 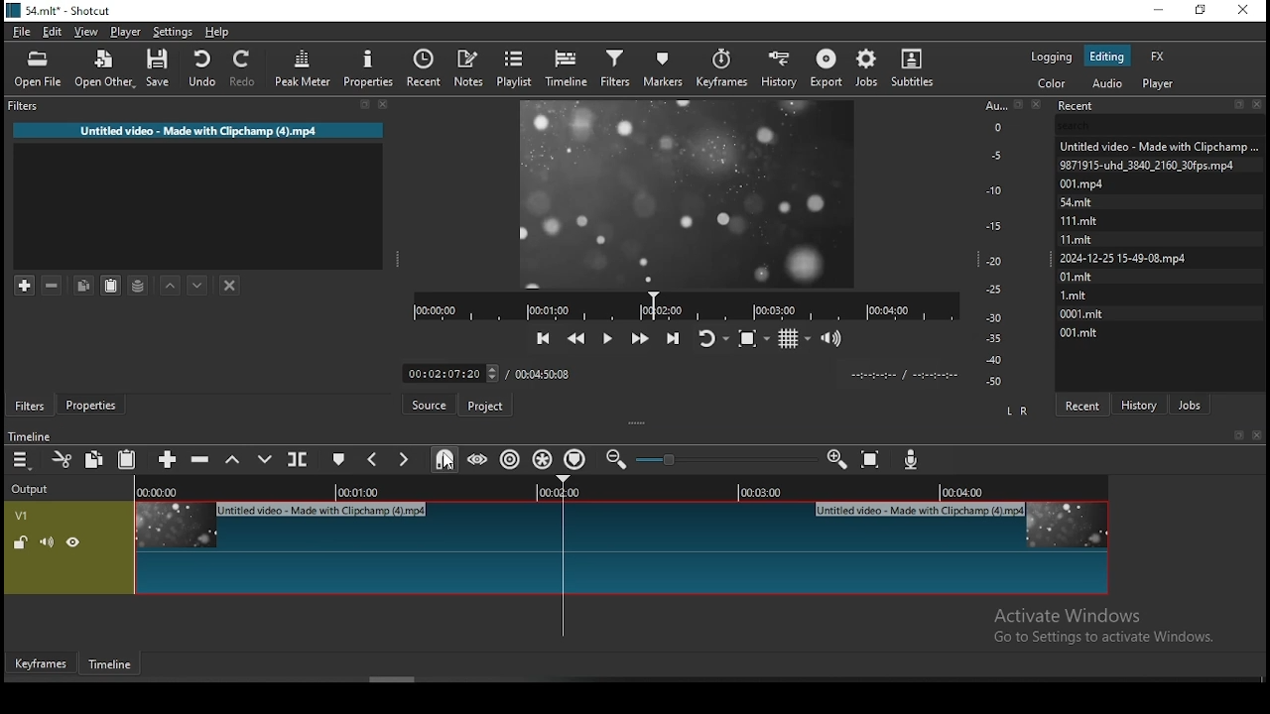 I want to click on color, so click(x=1055, y=82).